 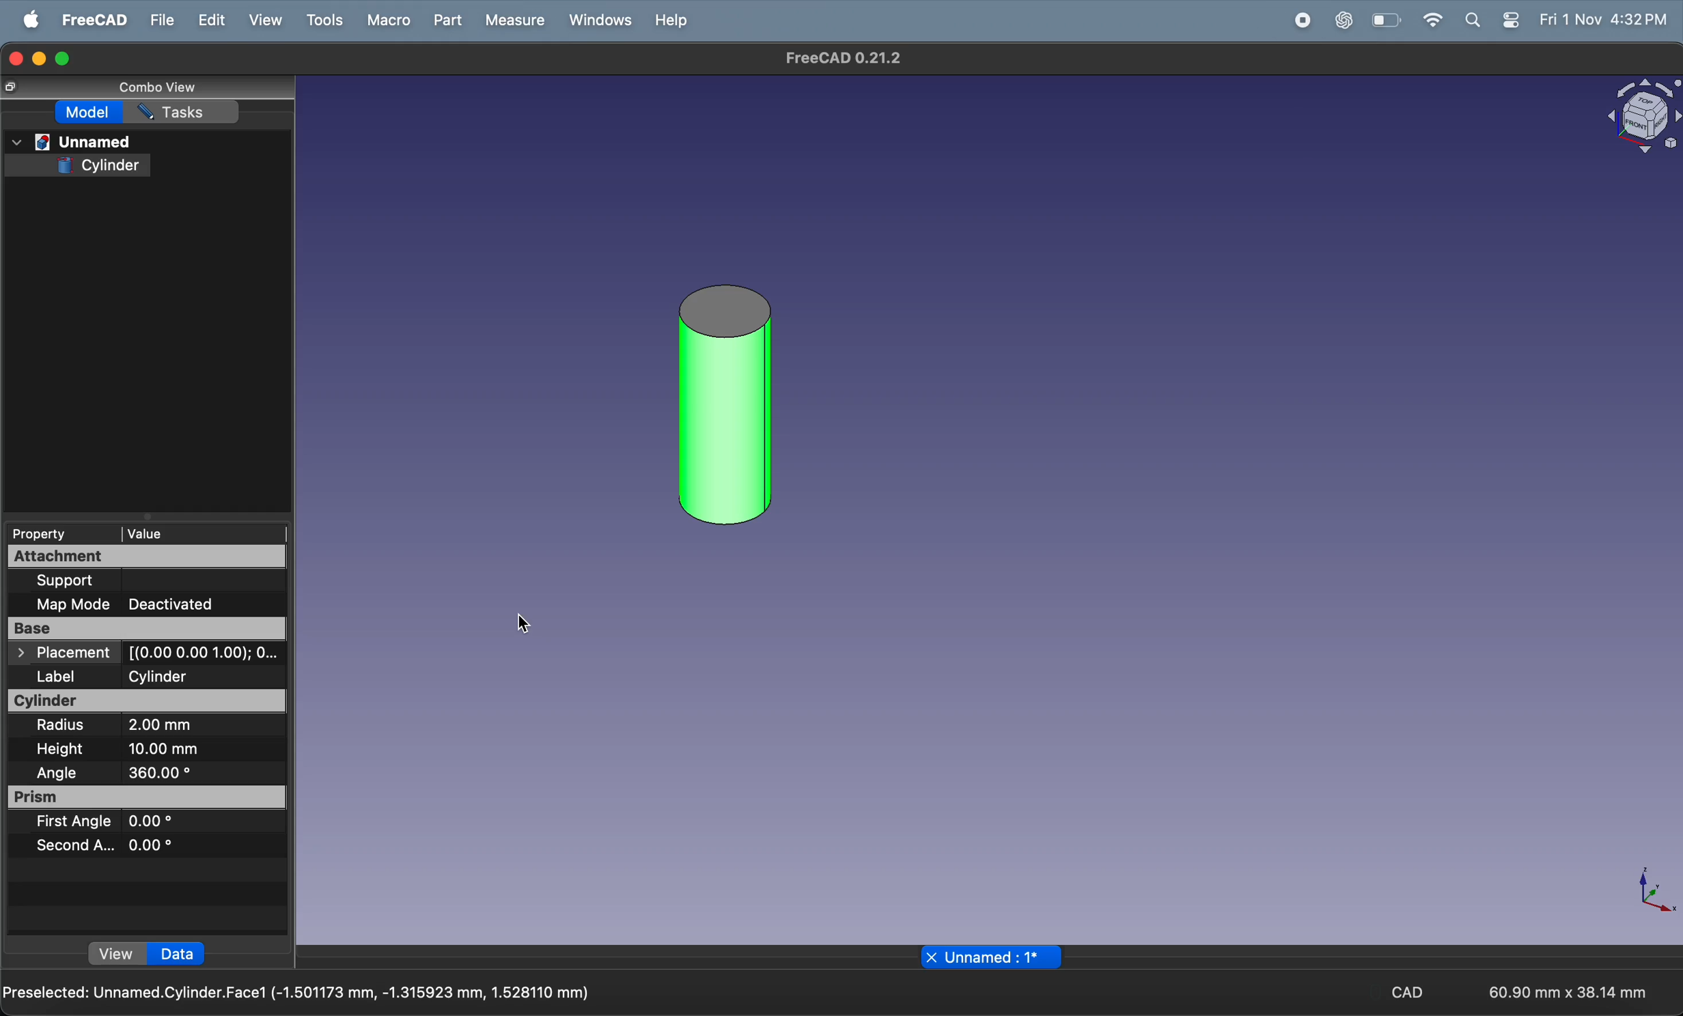 I want to click on file, so click(x=158, y=20).